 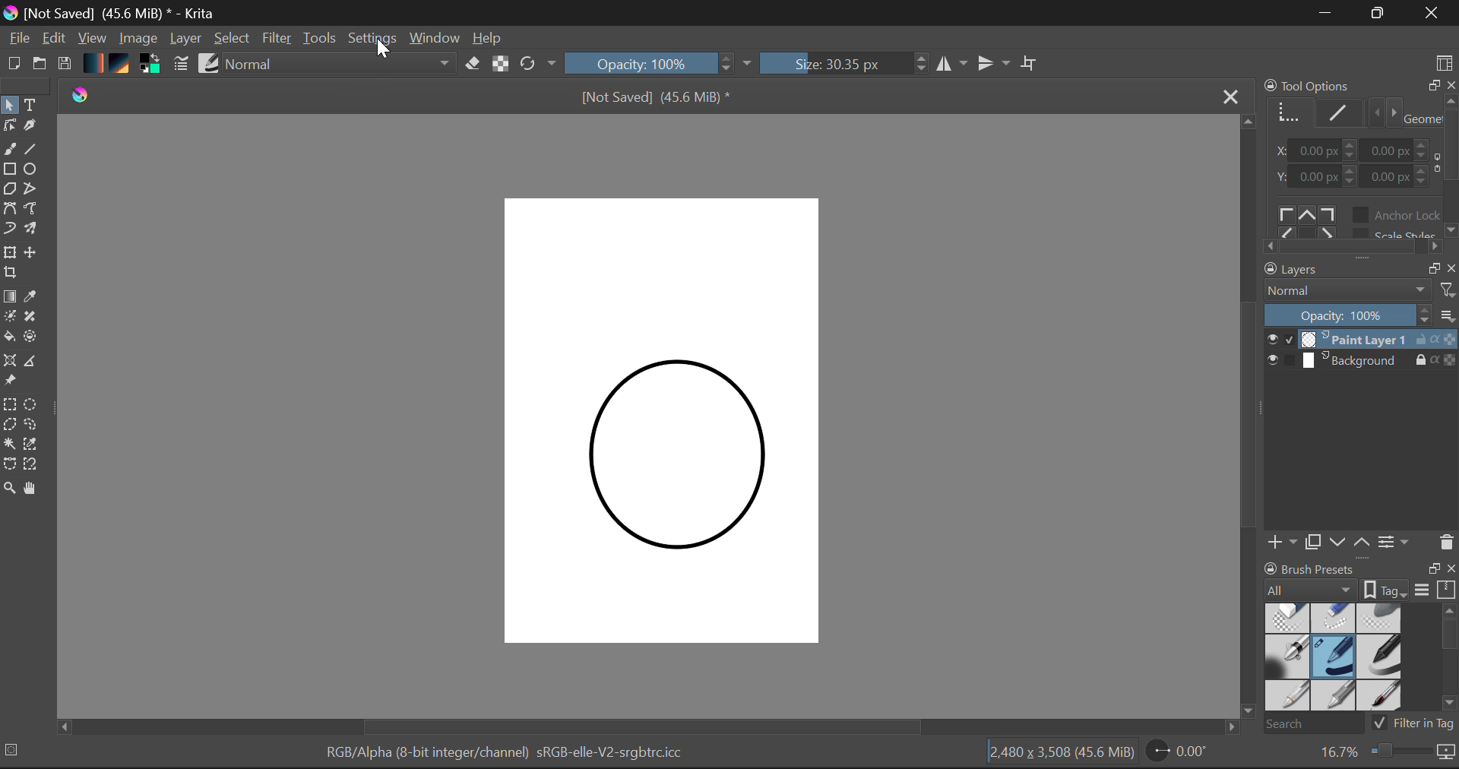 I want to click on Cursor, so click(x=381, y=47).